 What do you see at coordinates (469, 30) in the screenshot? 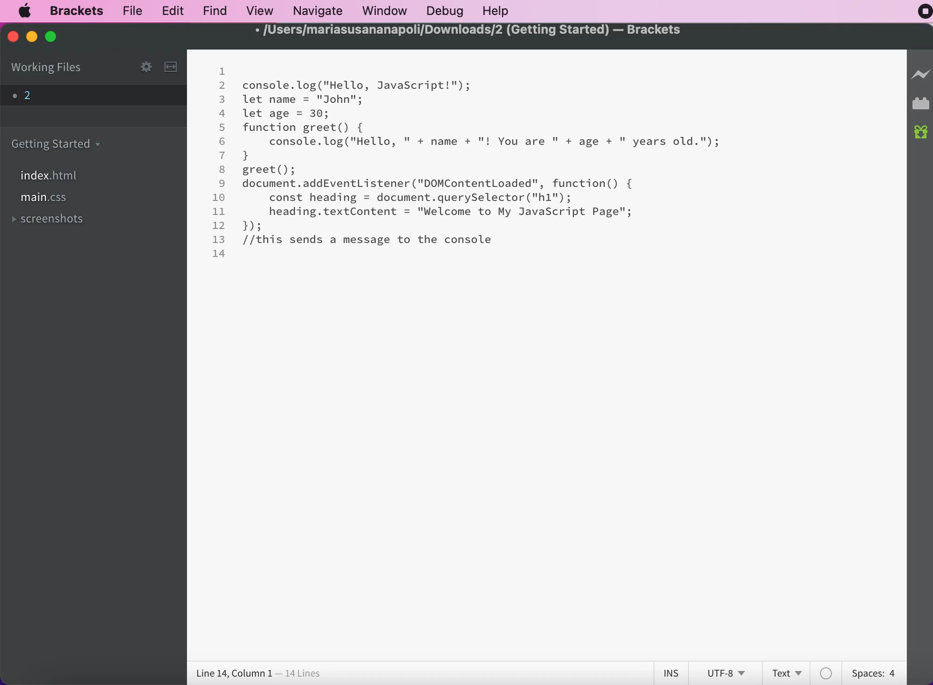
I see `/Users/mariasusananapoli/Downloads/2 (Getting Started) — Brackets` at bounding box center [469, 30].